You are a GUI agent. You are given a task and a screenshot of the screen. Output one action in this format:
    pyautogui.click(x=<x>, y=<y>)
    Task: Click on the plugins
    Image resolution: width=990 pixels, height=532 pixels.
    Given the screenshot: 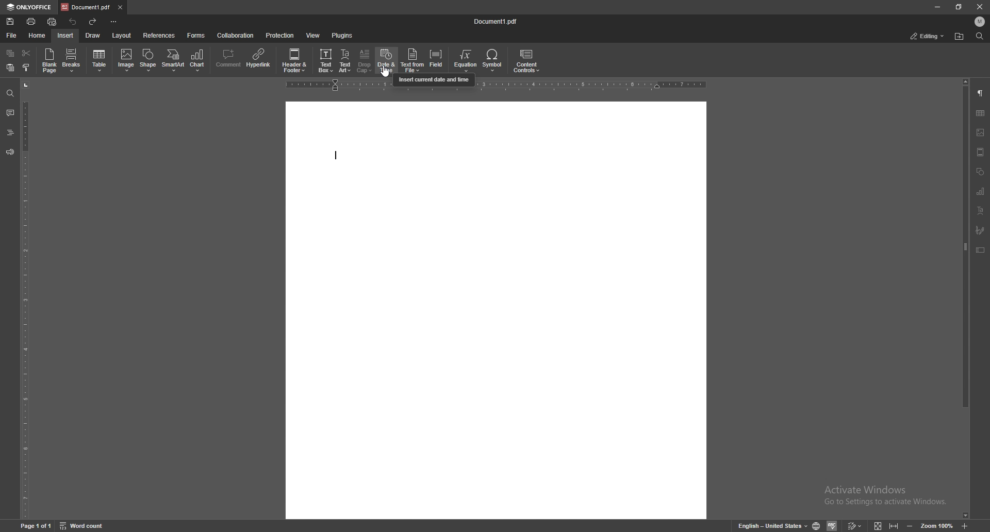 What is the action you would take?
    pyautogui.click(x=344, y=36)
    